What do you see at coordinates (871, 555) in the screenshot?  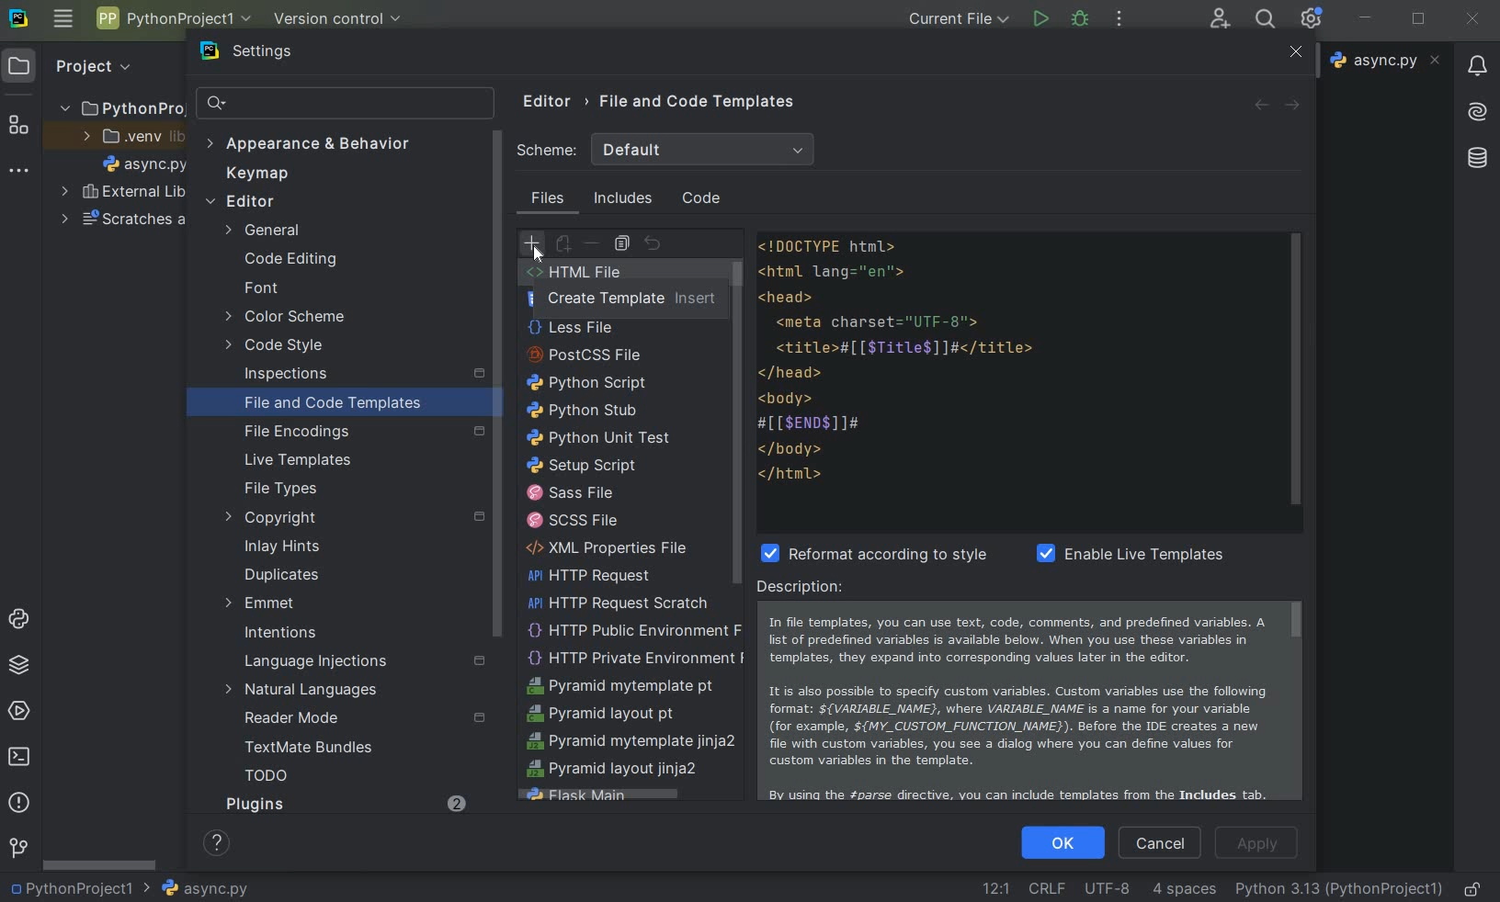 I see `reformat according to style` at bounding box center [871, 555].